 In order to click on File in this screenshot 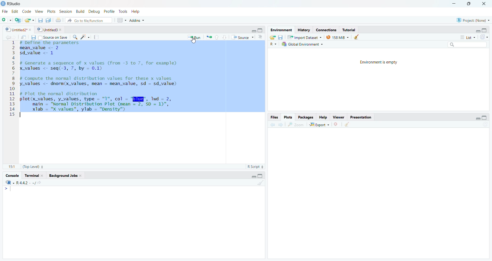, I will do `click(4, 11)`.